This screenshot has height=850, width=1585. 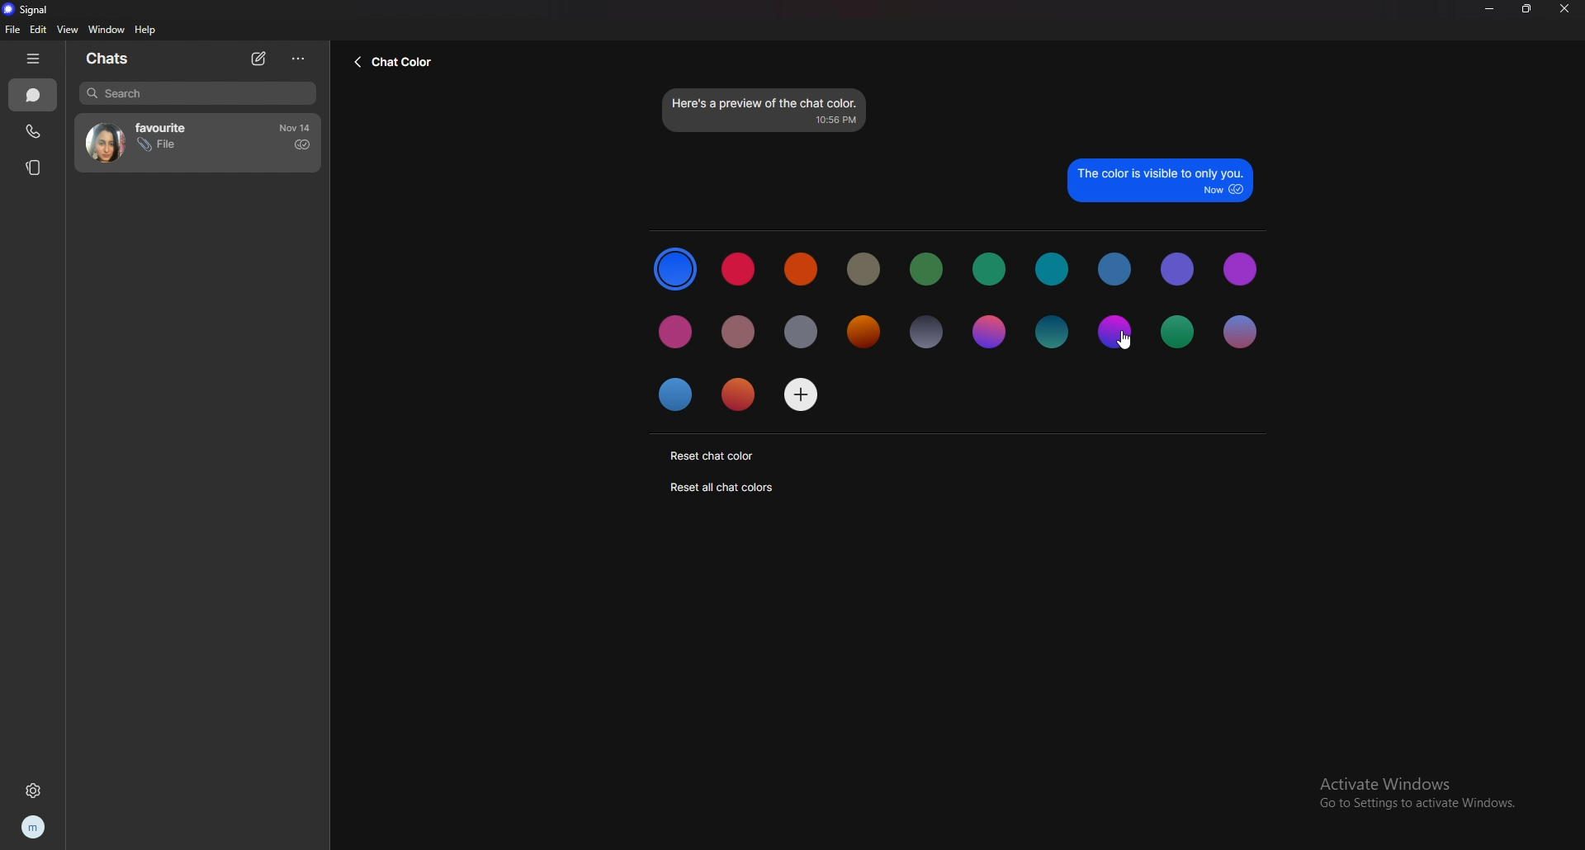 I want to click on color, so click(x=1051, y=334).